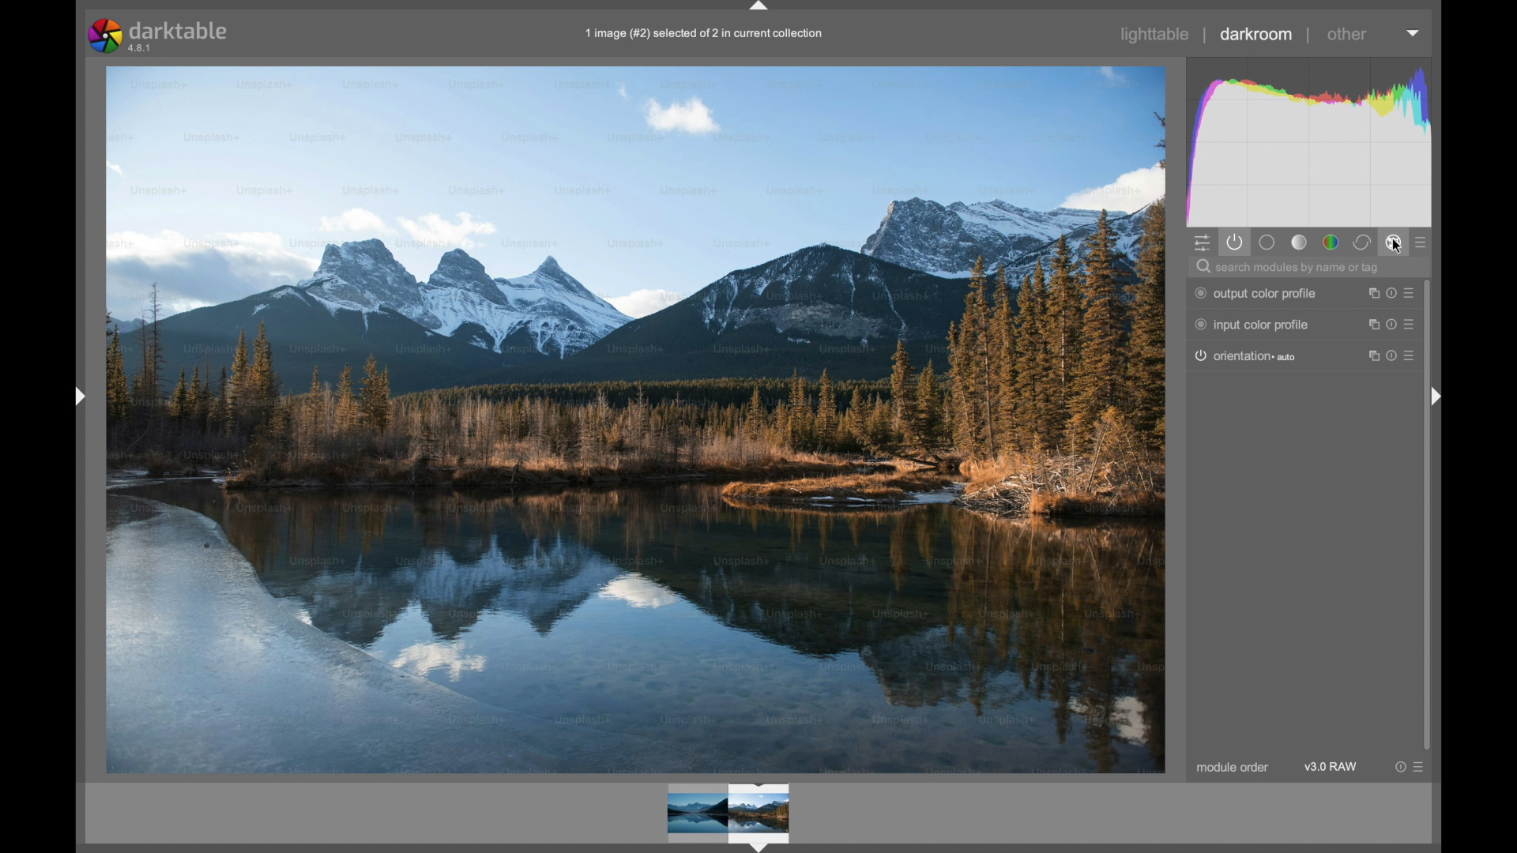 The width and height of the screenshot is (1517, 853). I want to click on output color profile, so click(1256, 295).